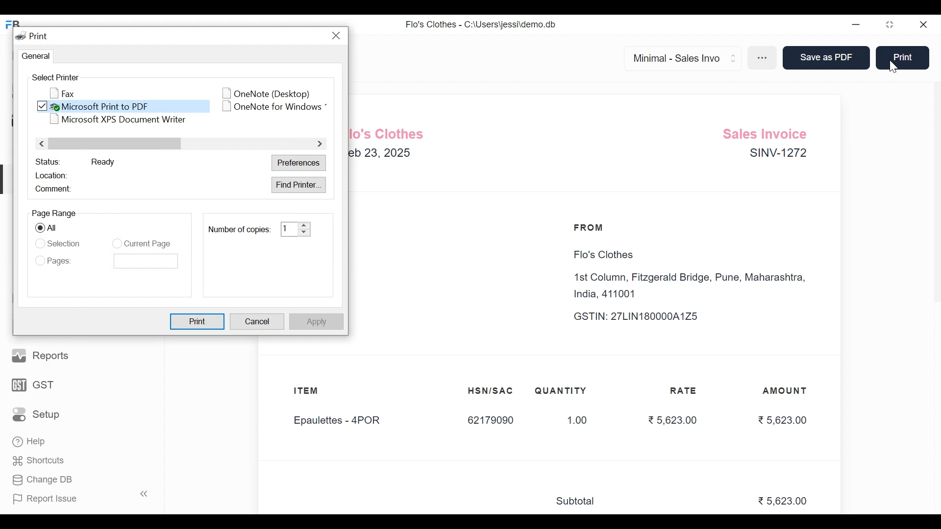 This screenshot has height=529, width=941. Describe the element at coordinates (580, 502) in the screenshot. I see `Subtotal` at that location.